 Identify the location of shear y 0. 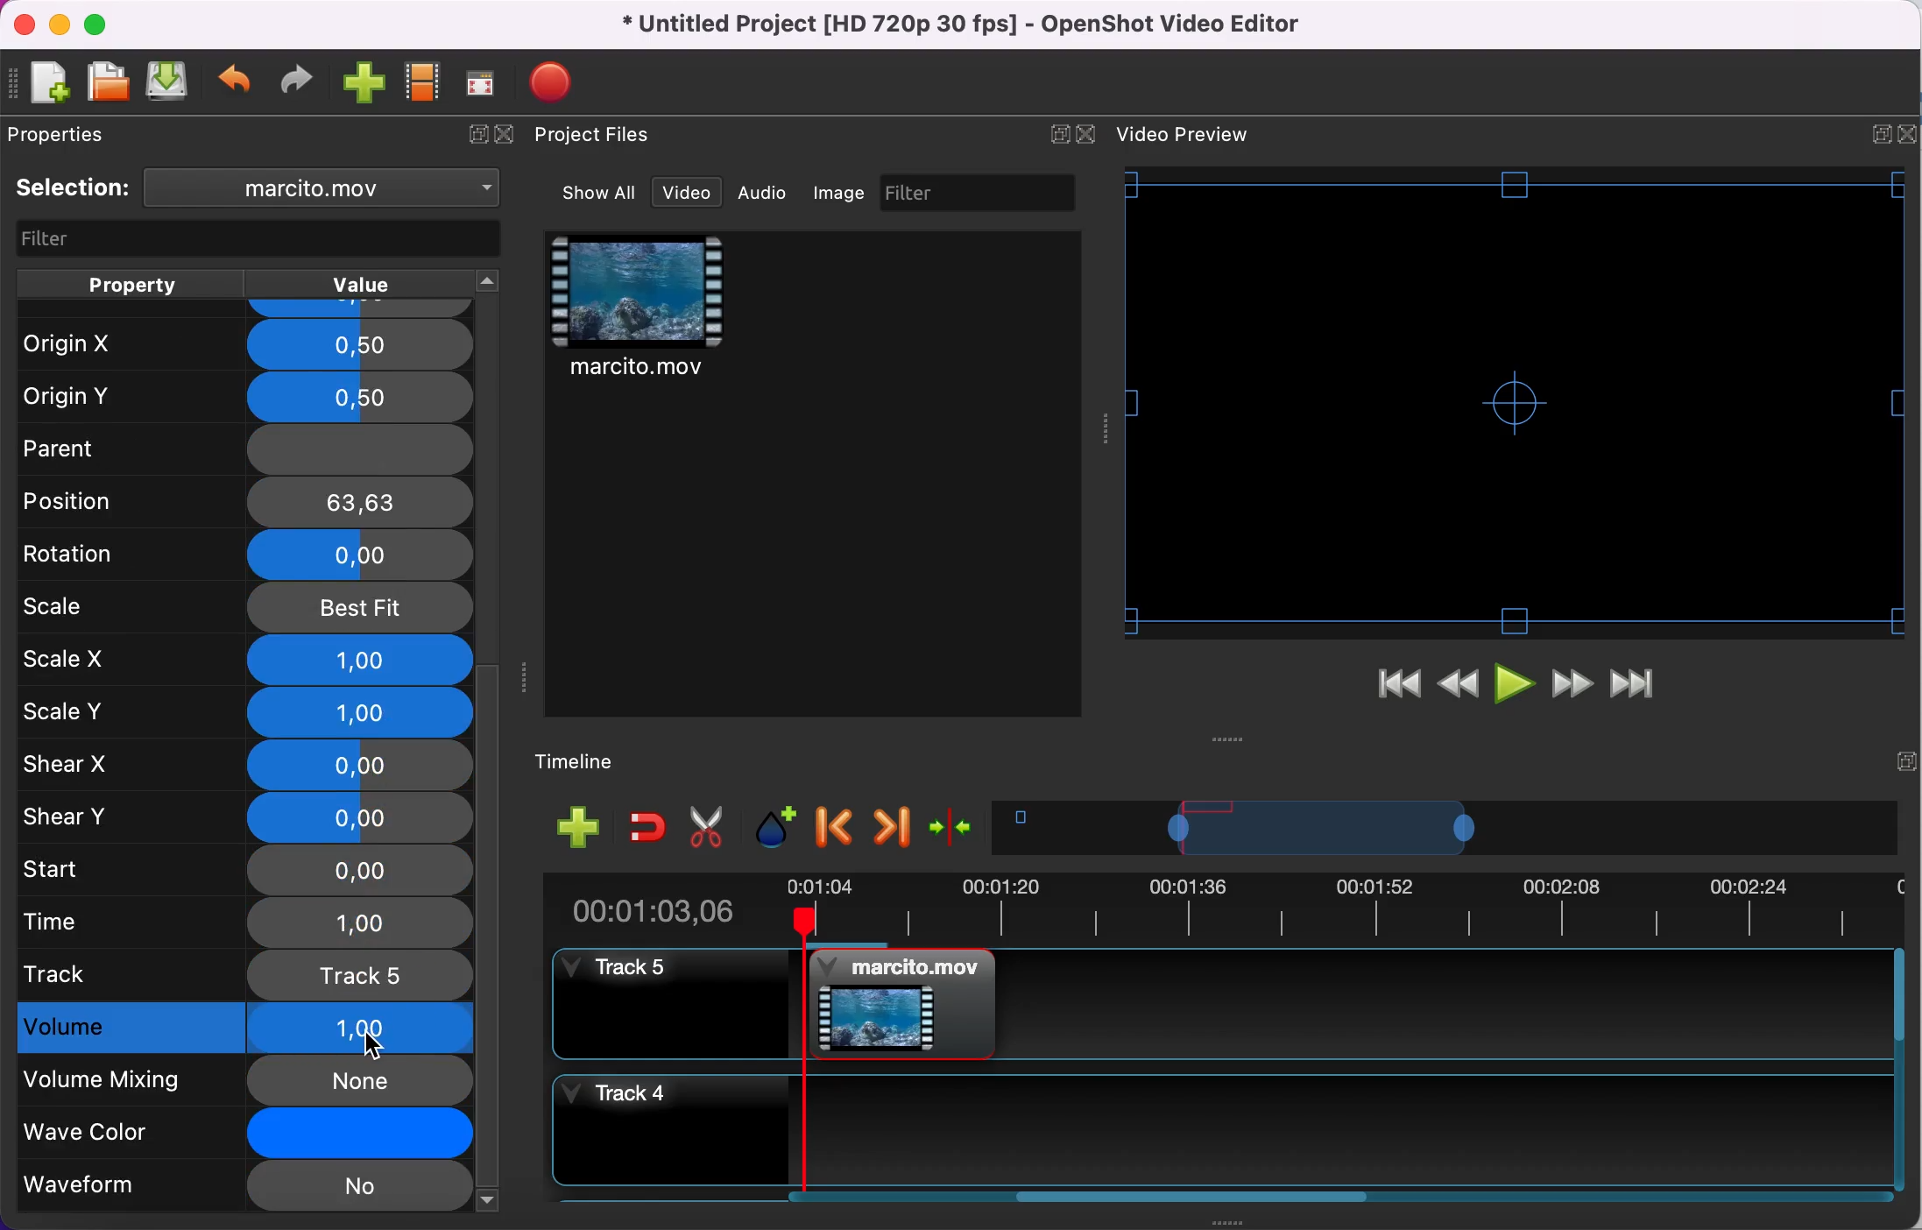
(247, 817).